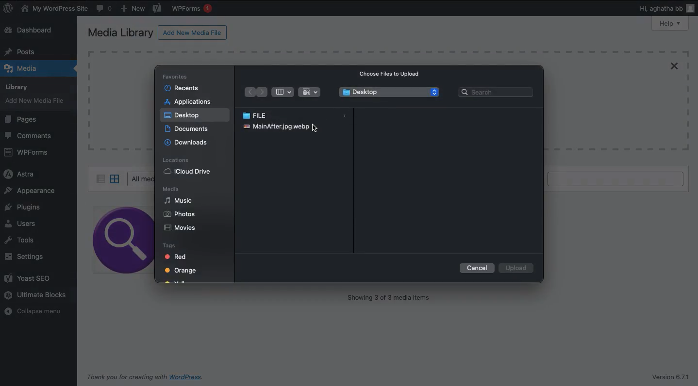  Describe the element at coordinates (179, 160) in the screenshot. I see `Locations` at that location.